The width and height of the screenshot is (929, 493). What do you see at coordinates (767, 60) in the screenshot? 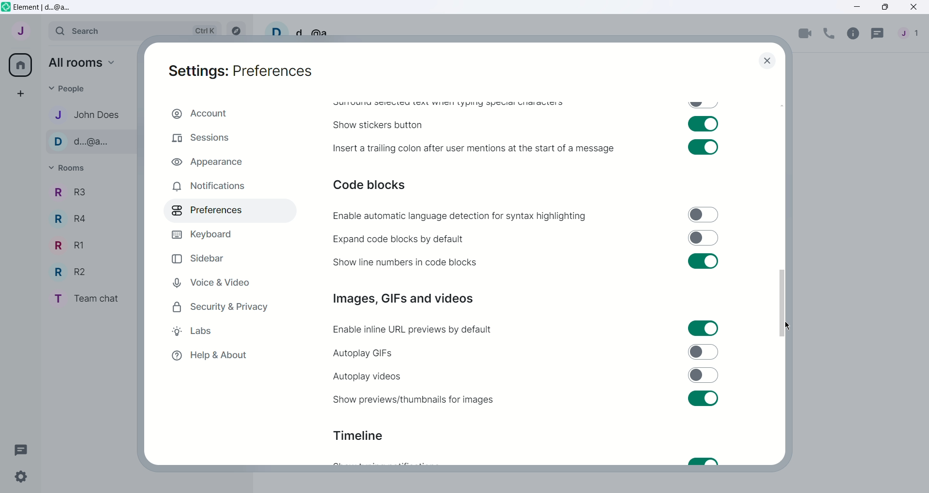
I see `close` at bounding box center [767, 60].